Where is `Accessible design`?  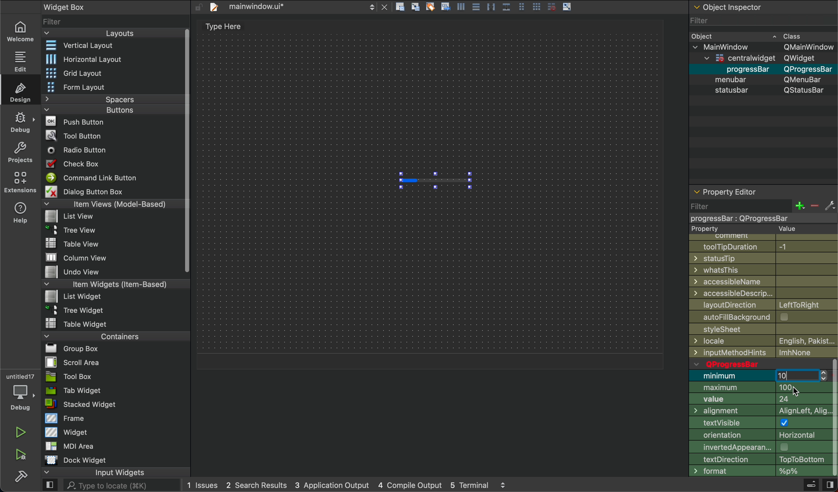 Accessible design is located at coordinates (764, 293).